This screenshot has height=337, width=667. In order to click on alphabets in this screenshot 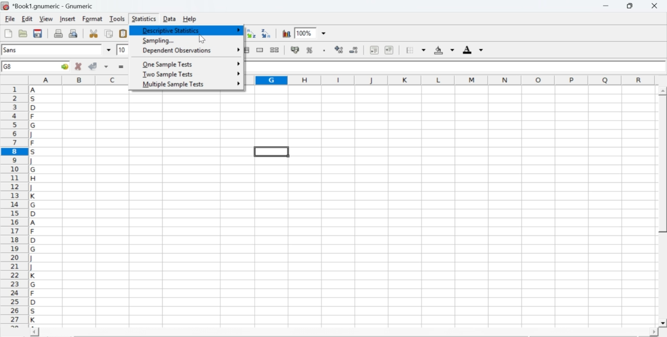, I will do `click(34, 204)`.